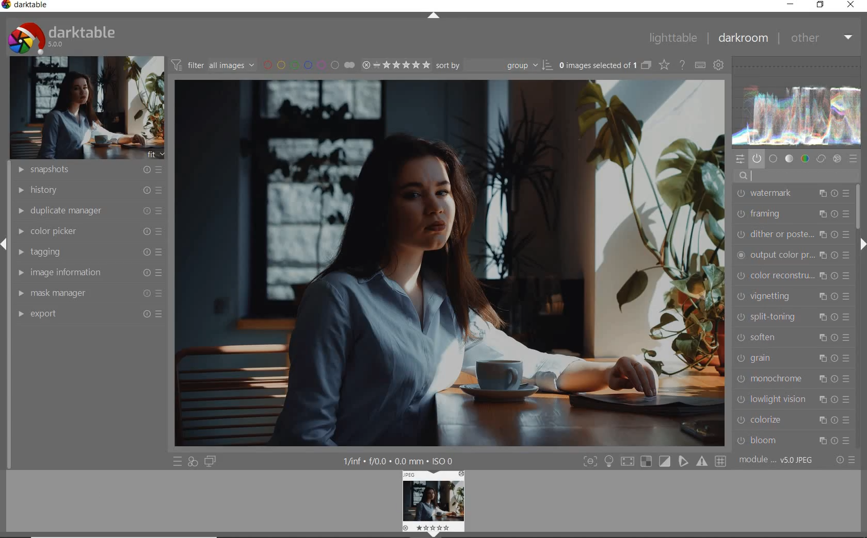 Image resolution: width=867 pixels, height=538 pixels. I want to click on define keyboard shortcuts, so click(700, 65).